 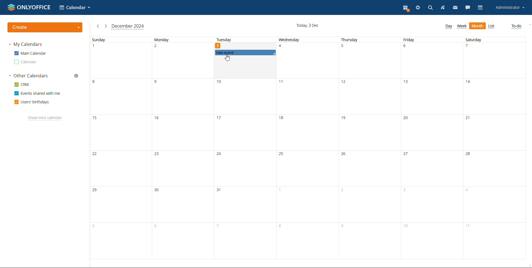 I want to click on my calendars, so click(x=26, y=44).